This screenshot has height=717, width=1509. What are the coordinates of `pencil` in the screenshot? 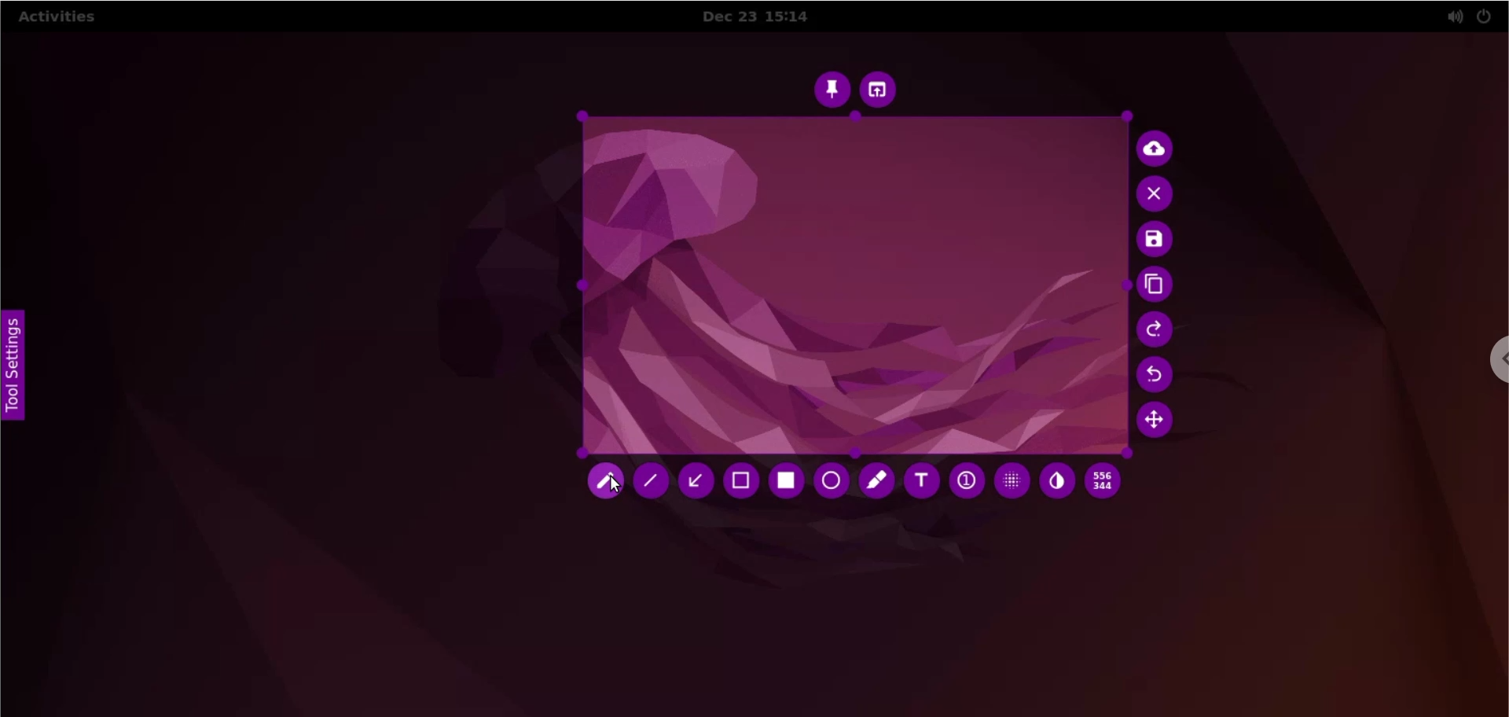 It's located at (603, 481).